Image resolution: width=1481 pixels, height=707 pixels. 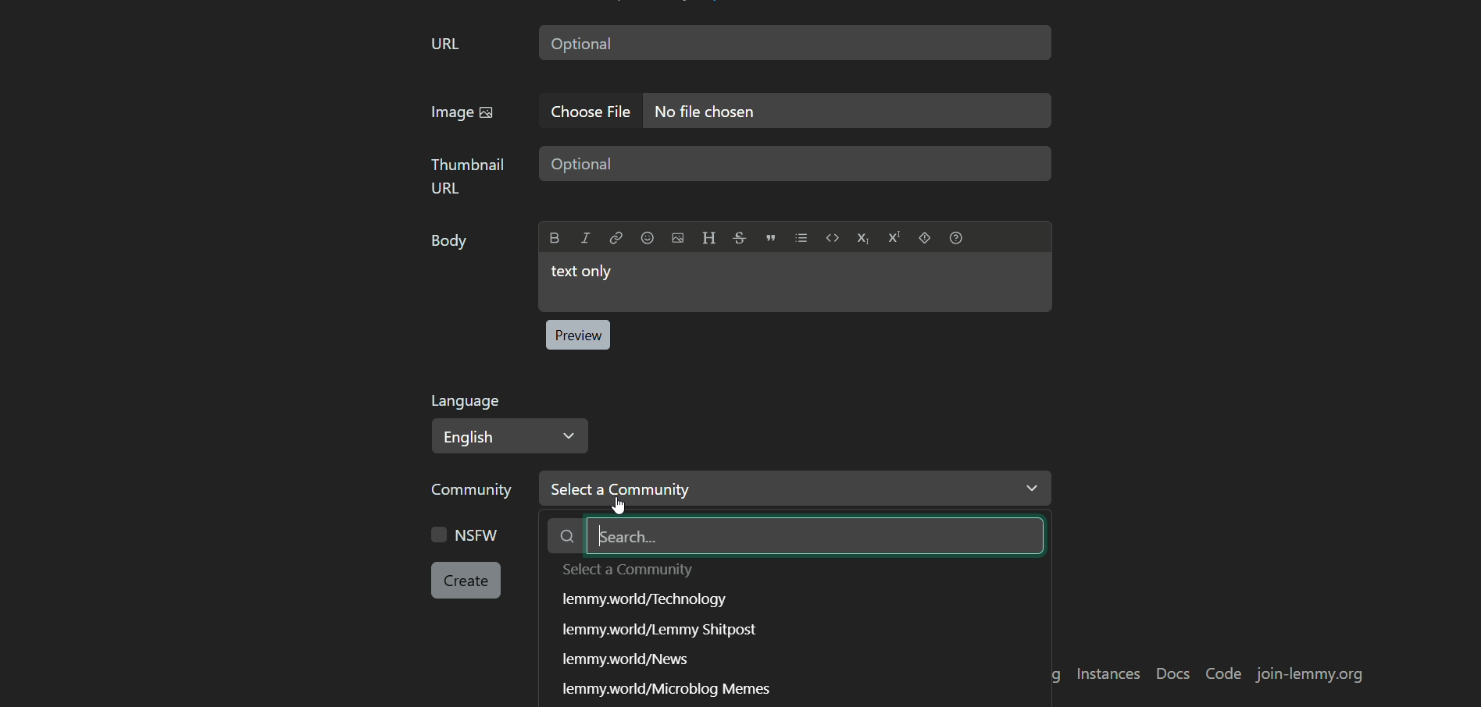 I want to click on select, so click(x=632, y=570).